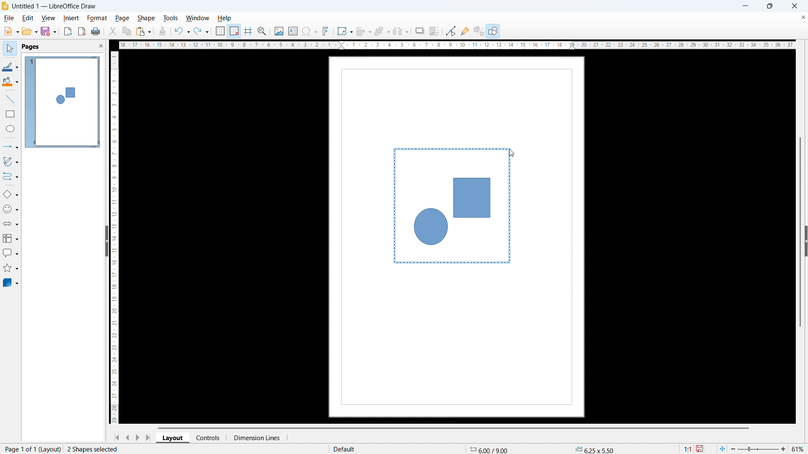 The width and height of the screenshot is (808, 454). What do you see at coordinates (11, 283) in the screenshot?
I see `3D object` at bounding box center [11, 283].